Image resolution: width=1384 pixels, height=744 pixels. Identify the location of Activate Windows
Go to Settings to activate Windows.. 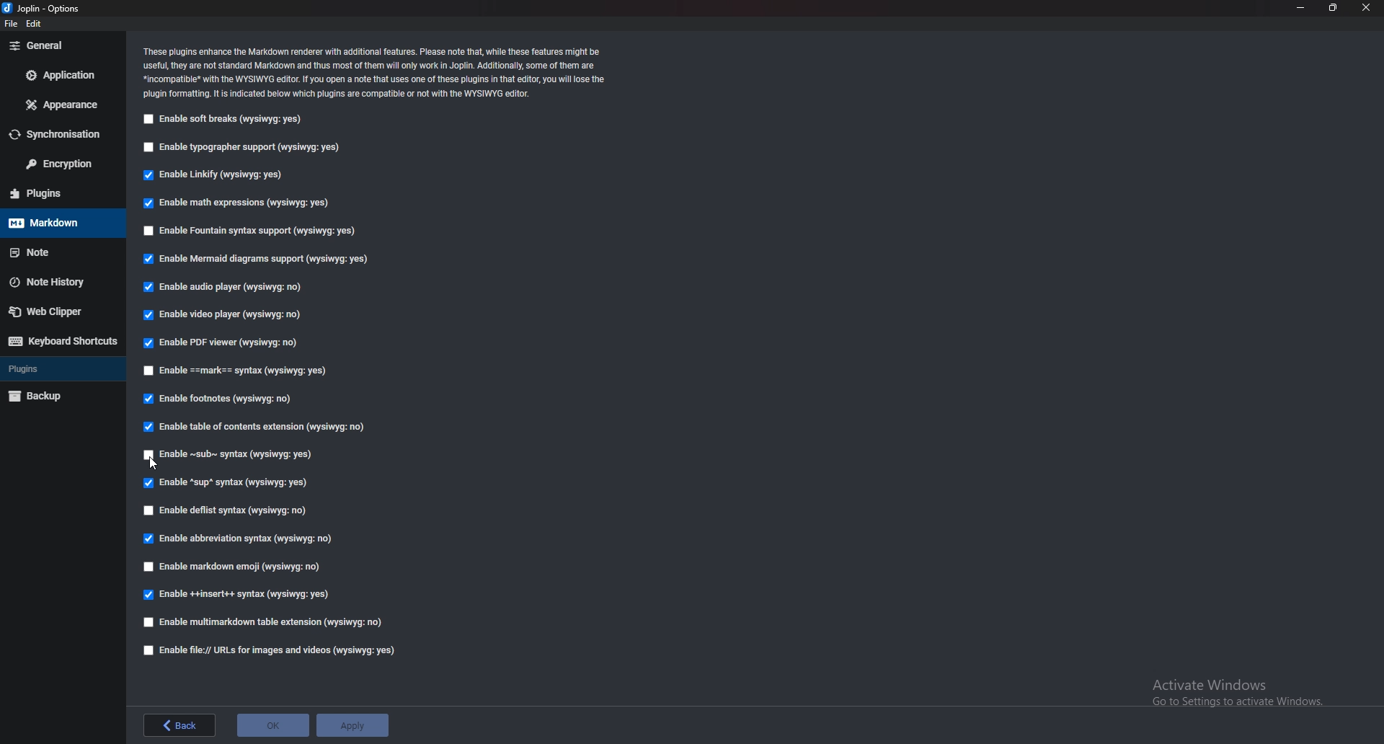
(1233, 691).